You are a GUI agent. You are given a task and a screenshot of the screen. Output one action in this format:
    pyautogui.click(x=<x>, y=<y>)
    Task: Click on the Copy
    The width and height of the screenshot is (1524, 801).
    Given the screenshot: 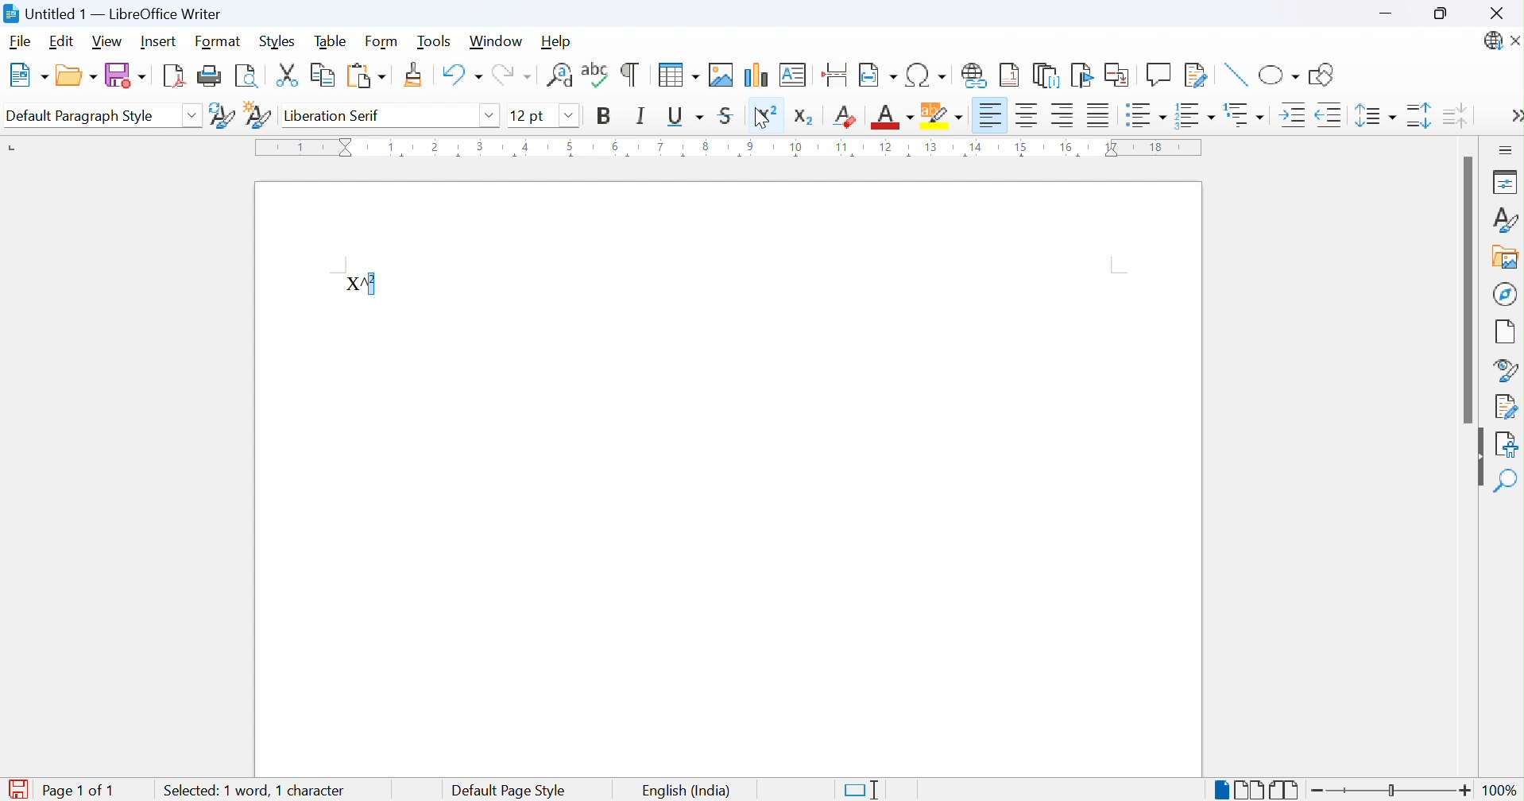 What is the action you would take?
    pyautogui.click(x=322, y=76)
    